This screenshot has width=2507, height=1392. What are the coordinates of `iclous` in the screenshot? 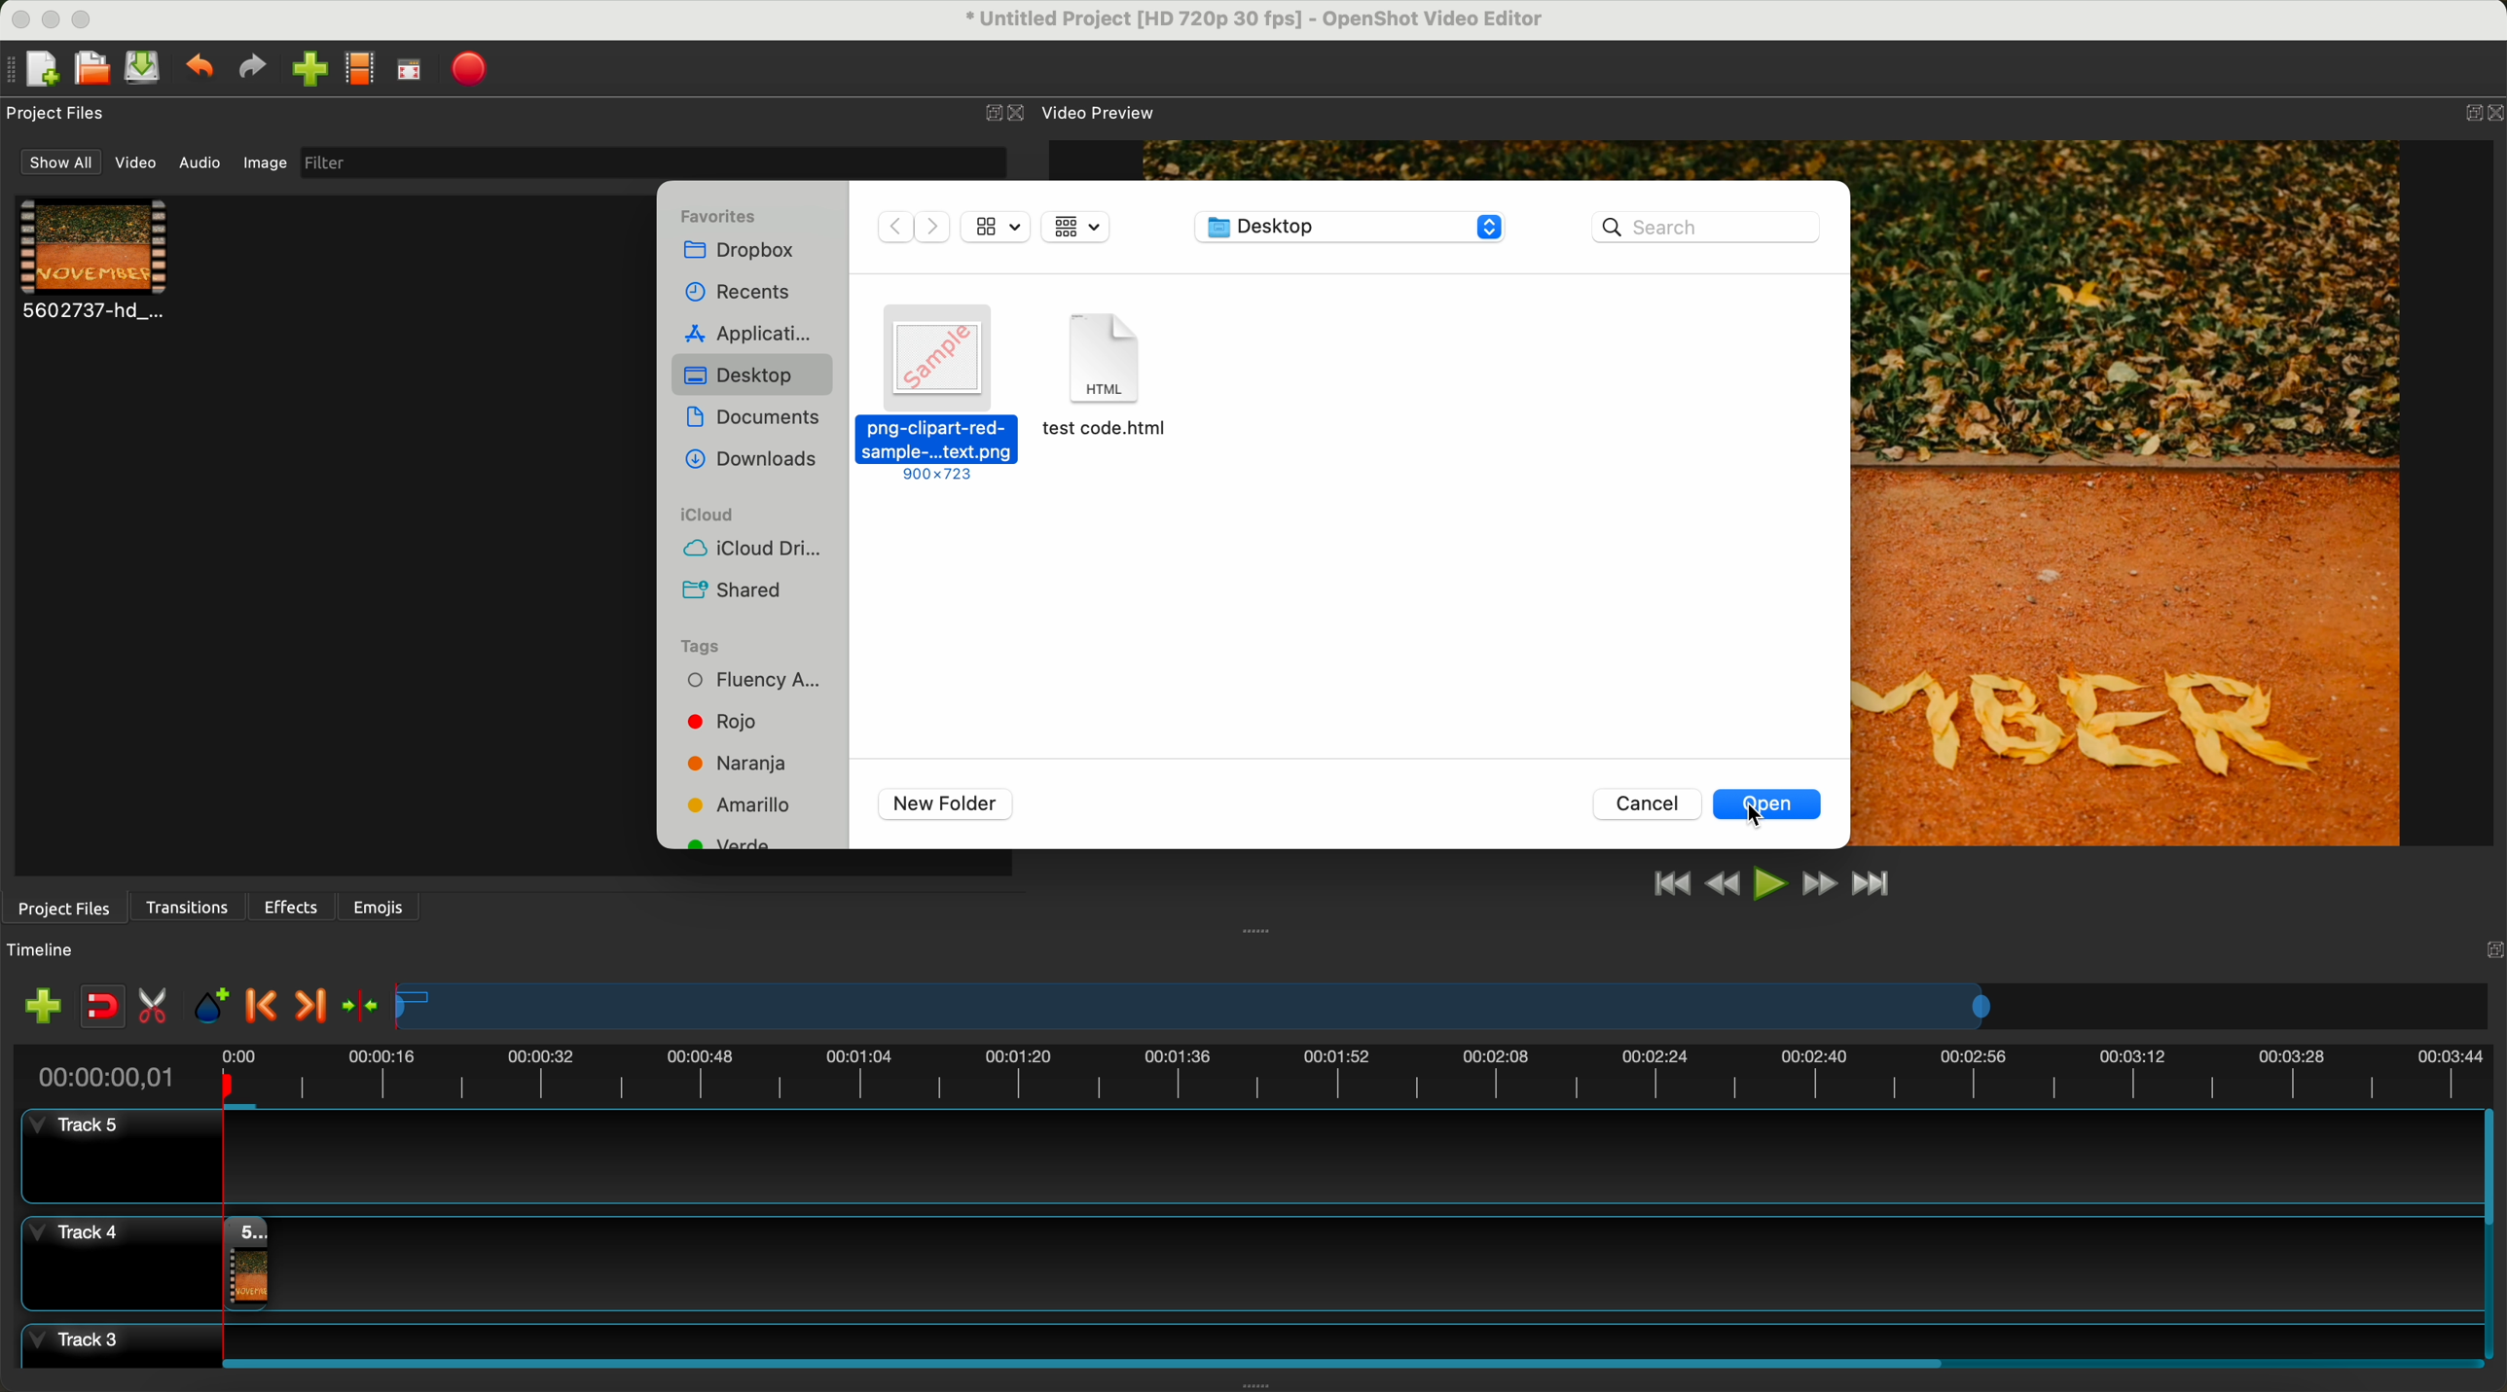 It's located at (708, 517).